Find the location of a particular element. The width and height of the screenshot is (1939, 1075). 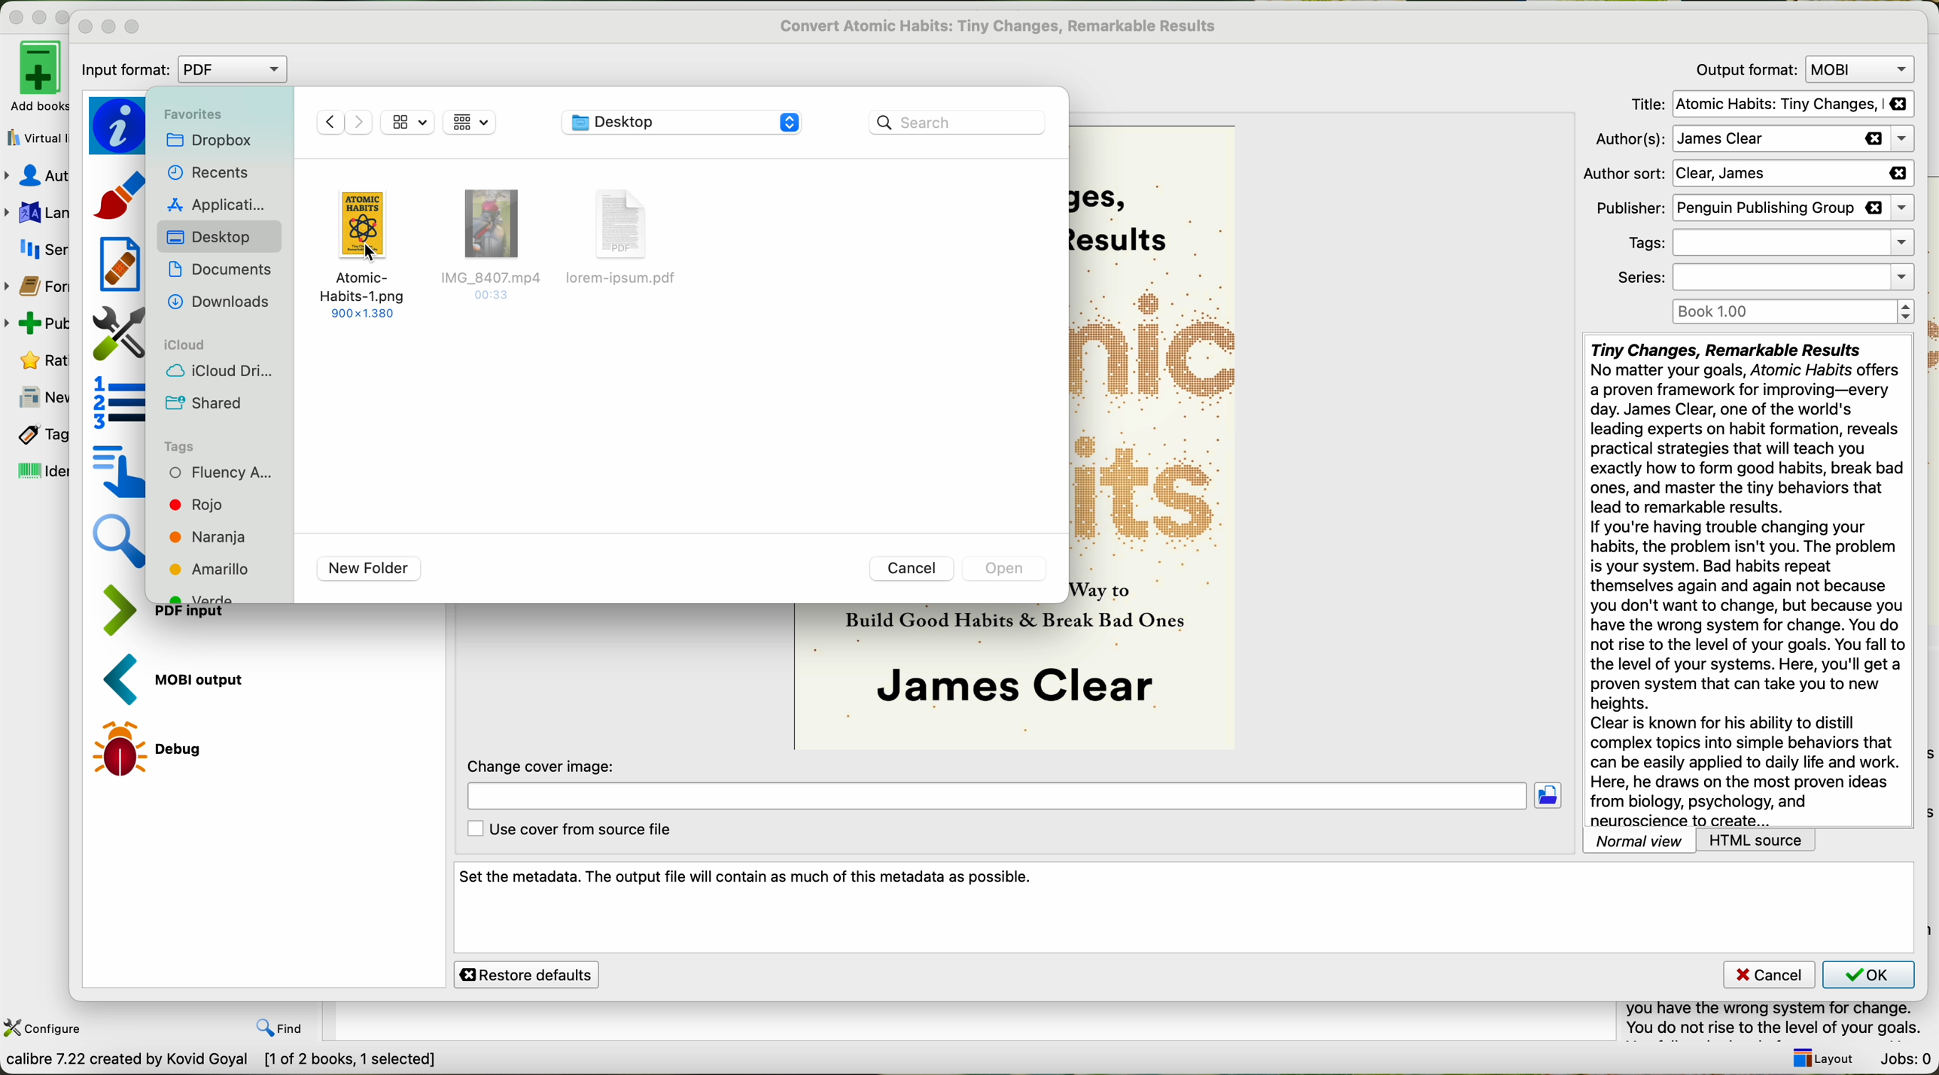

yellow tag is located at coordinates (215, 569).